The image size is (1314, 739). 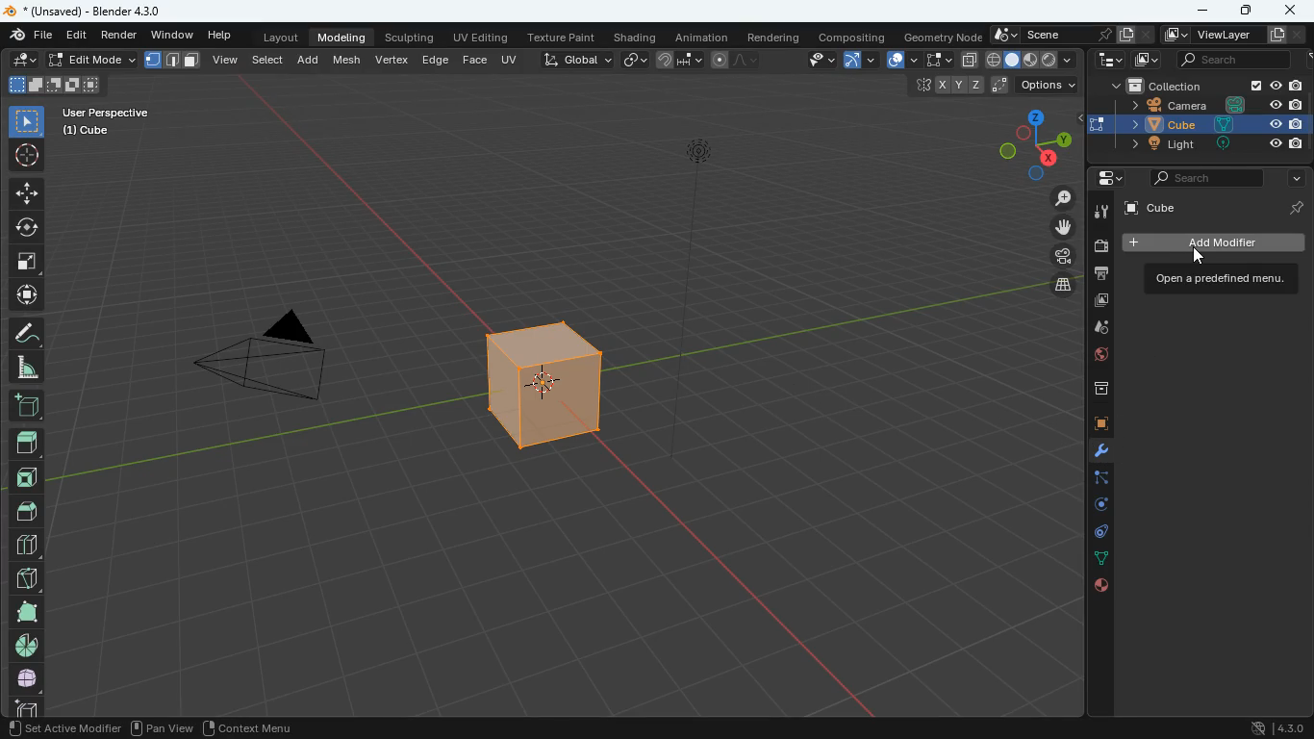 What do you see at coordinates (1102, 180) in the screenshot?
I see `settings` at bounding box center [1102, 180].